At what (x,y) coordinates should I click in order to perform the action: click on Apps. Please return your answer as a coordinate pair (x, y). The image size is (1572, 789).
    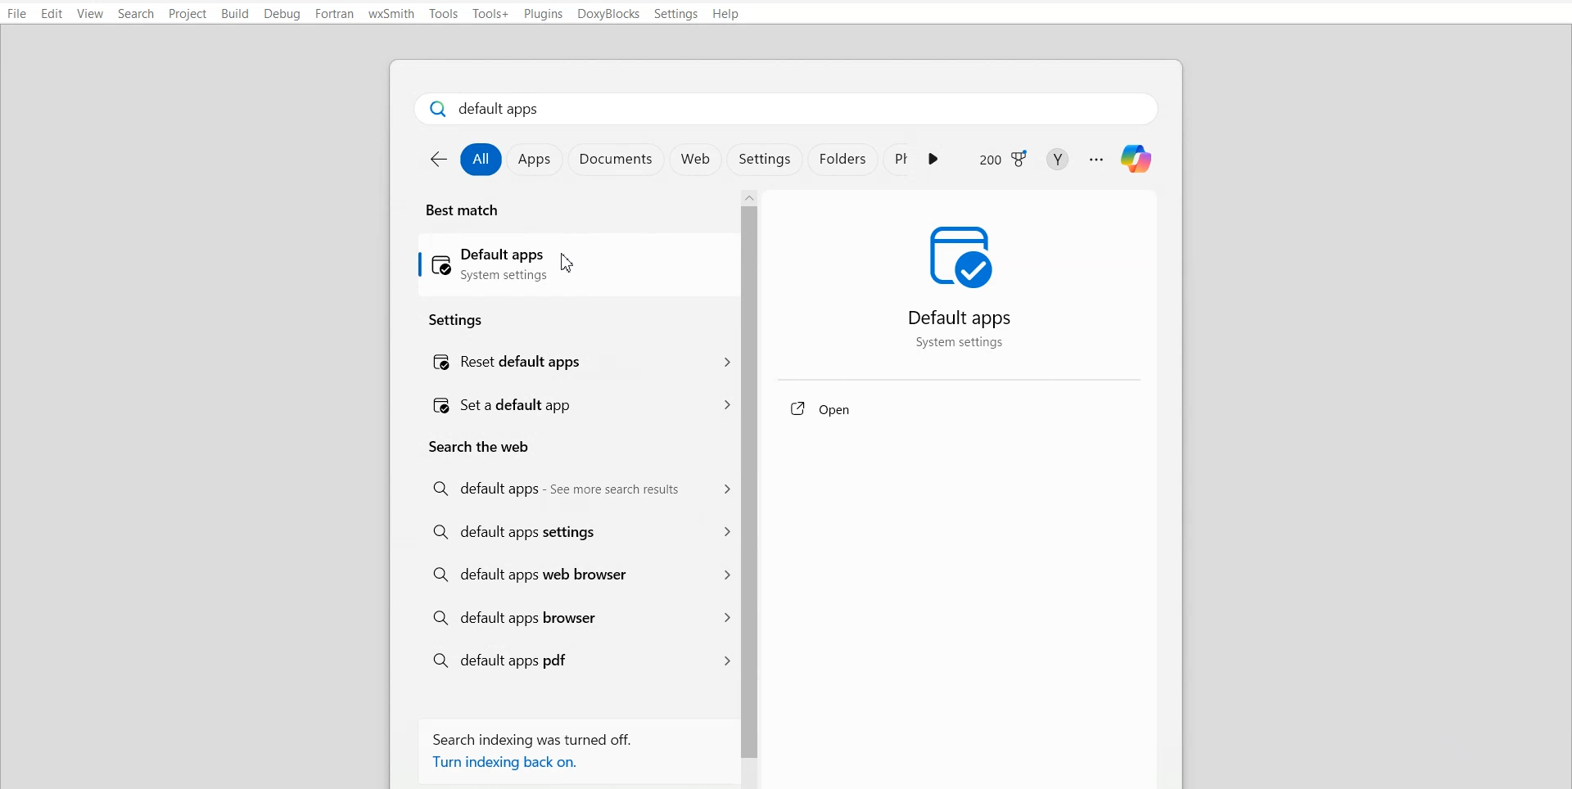
    Looking at the image, I should click on (537, 159).